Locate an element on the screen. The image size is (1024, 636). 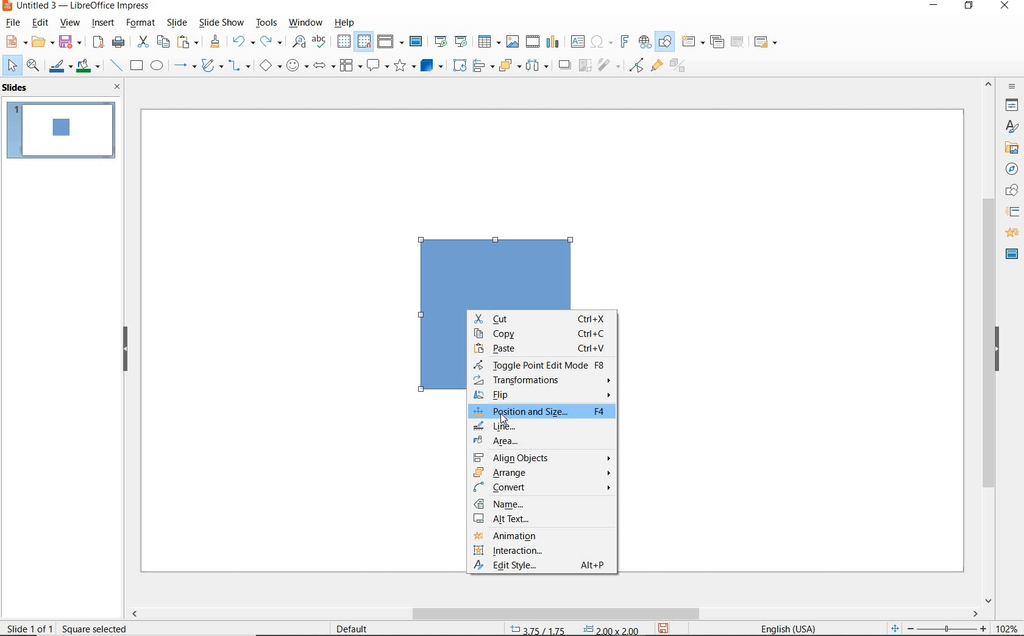
insert audio or video is located at coordinates (533, 42).